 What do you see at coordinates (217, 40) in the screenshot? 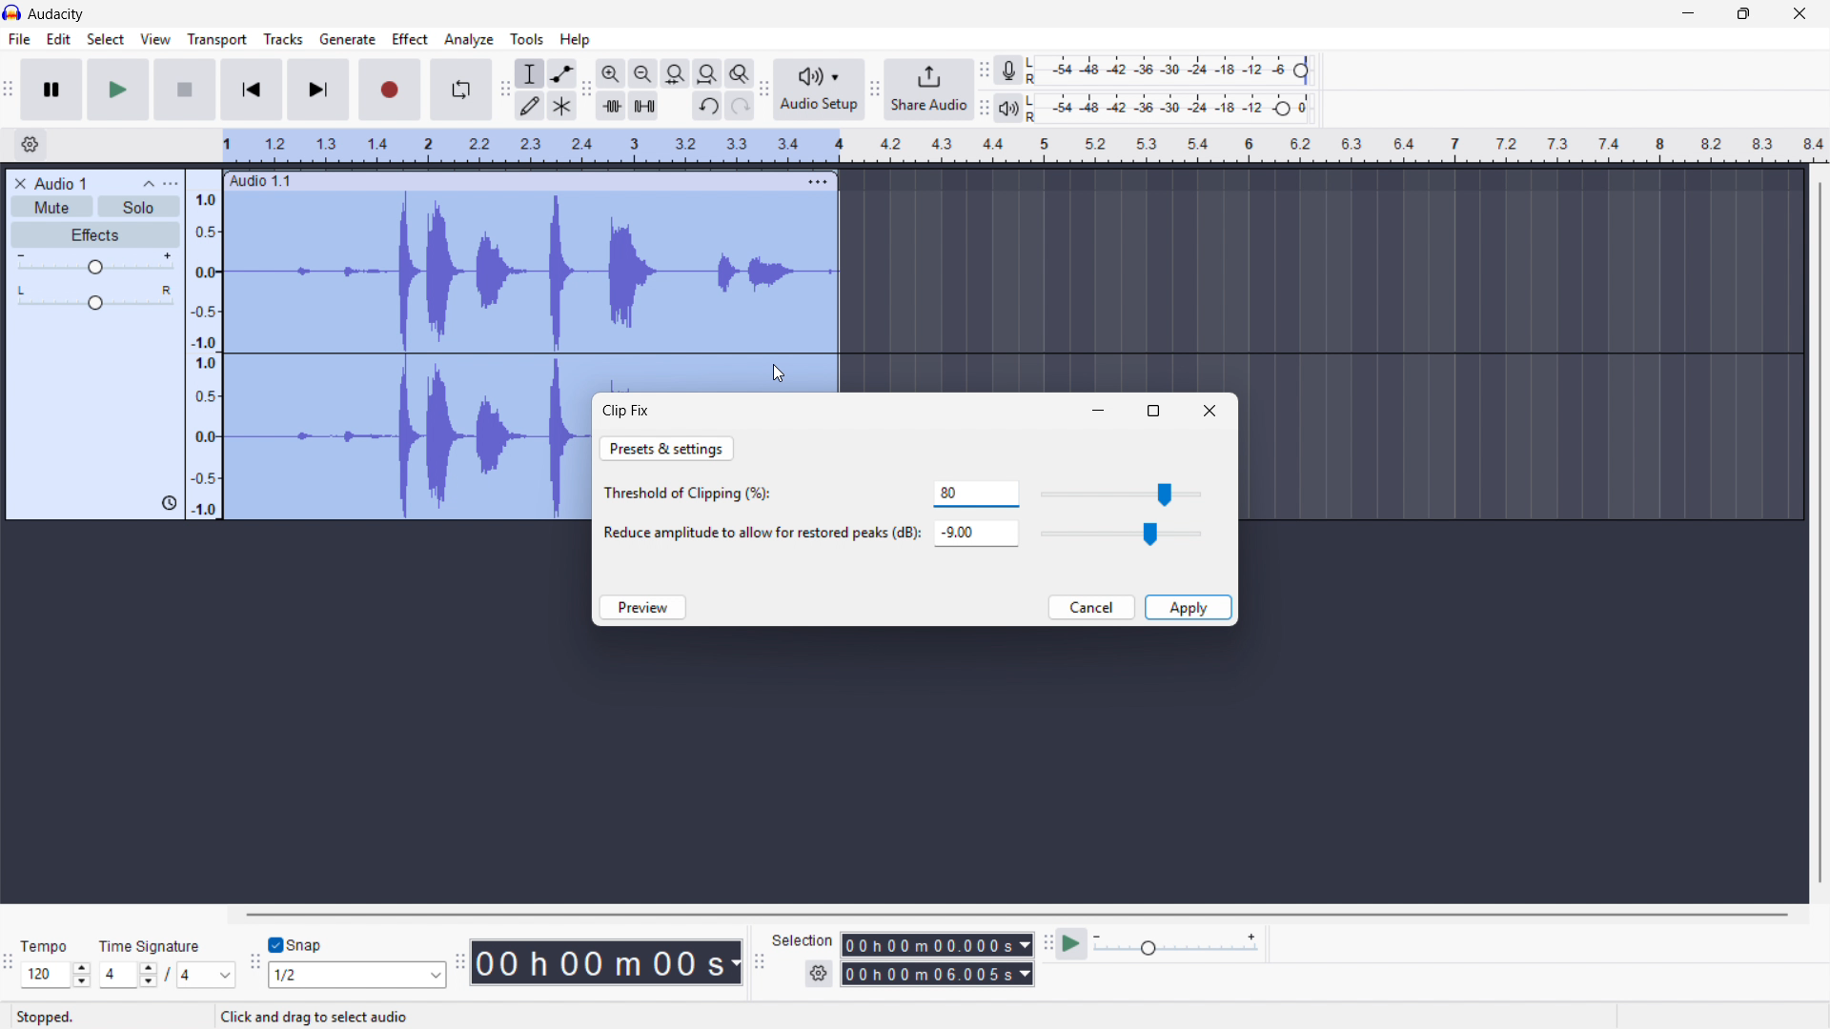
I see `Transport` at bounding box center [217, 40].